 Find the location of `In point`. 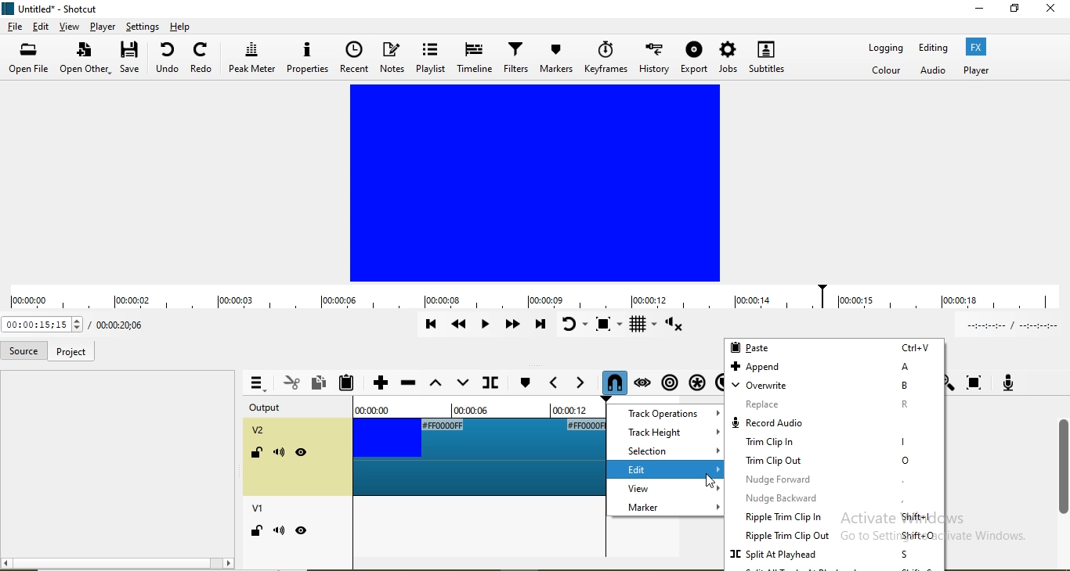

In point is located at coordinates (1008, 326).